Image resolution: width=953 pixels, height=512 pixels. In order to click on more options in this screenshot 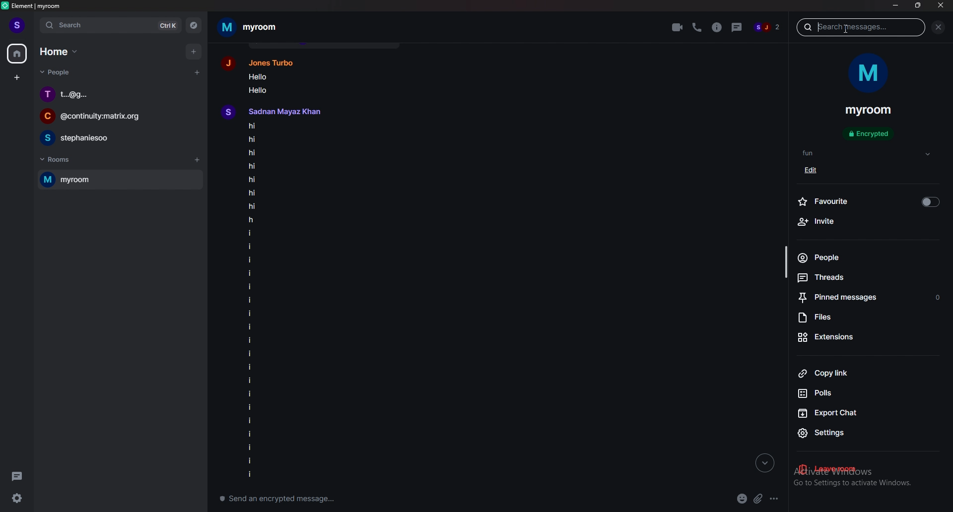, I will do `click(774, 498)`.